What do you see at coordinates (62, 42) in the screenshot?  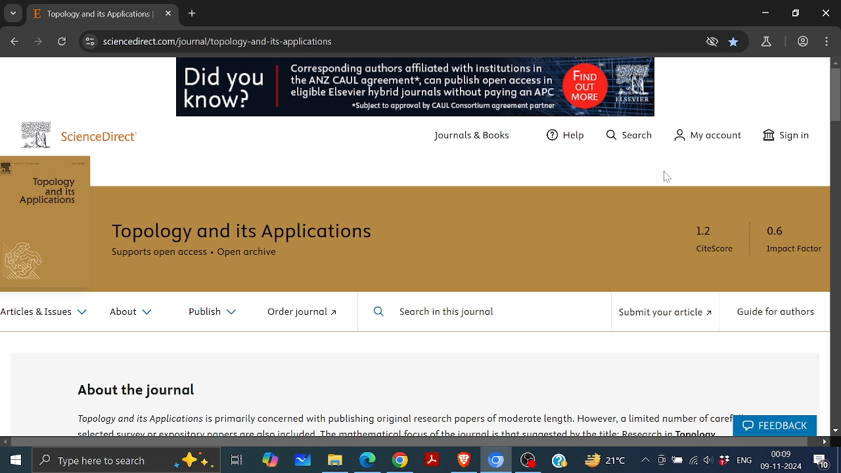 I see `Reload` at bounding box center [62, 42].